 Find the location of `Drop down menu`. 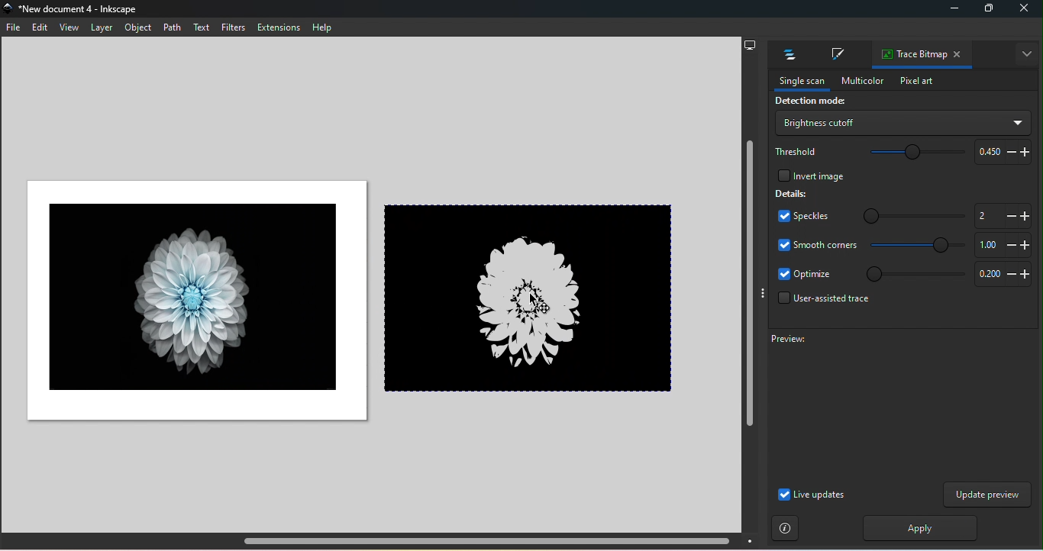

Drop down menu is located at coordinates (902, 123).